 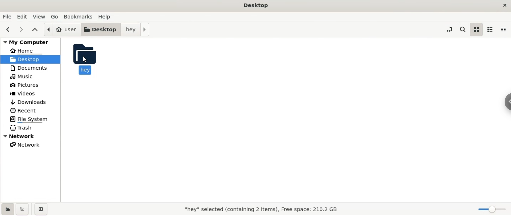 What do you see at coordinates (135, 29) in the screenshot?
I see `hey` at bounding box center [135, 29].